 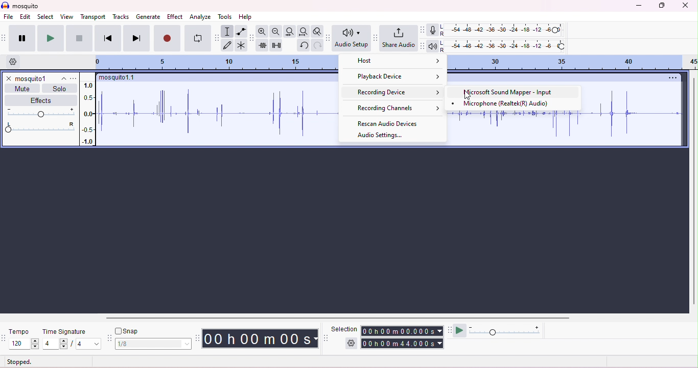 I want to click on silence selection, so click(x=277, y=46).